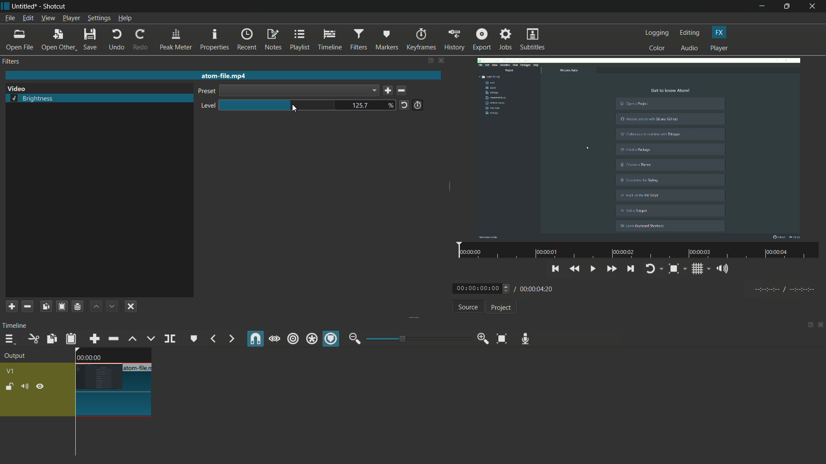 The height and width of the screenshot is (464, 826). What do you see at coordinates (230, 339) in the screenshot?
I see `next marker` at bounding box center [230, 339].